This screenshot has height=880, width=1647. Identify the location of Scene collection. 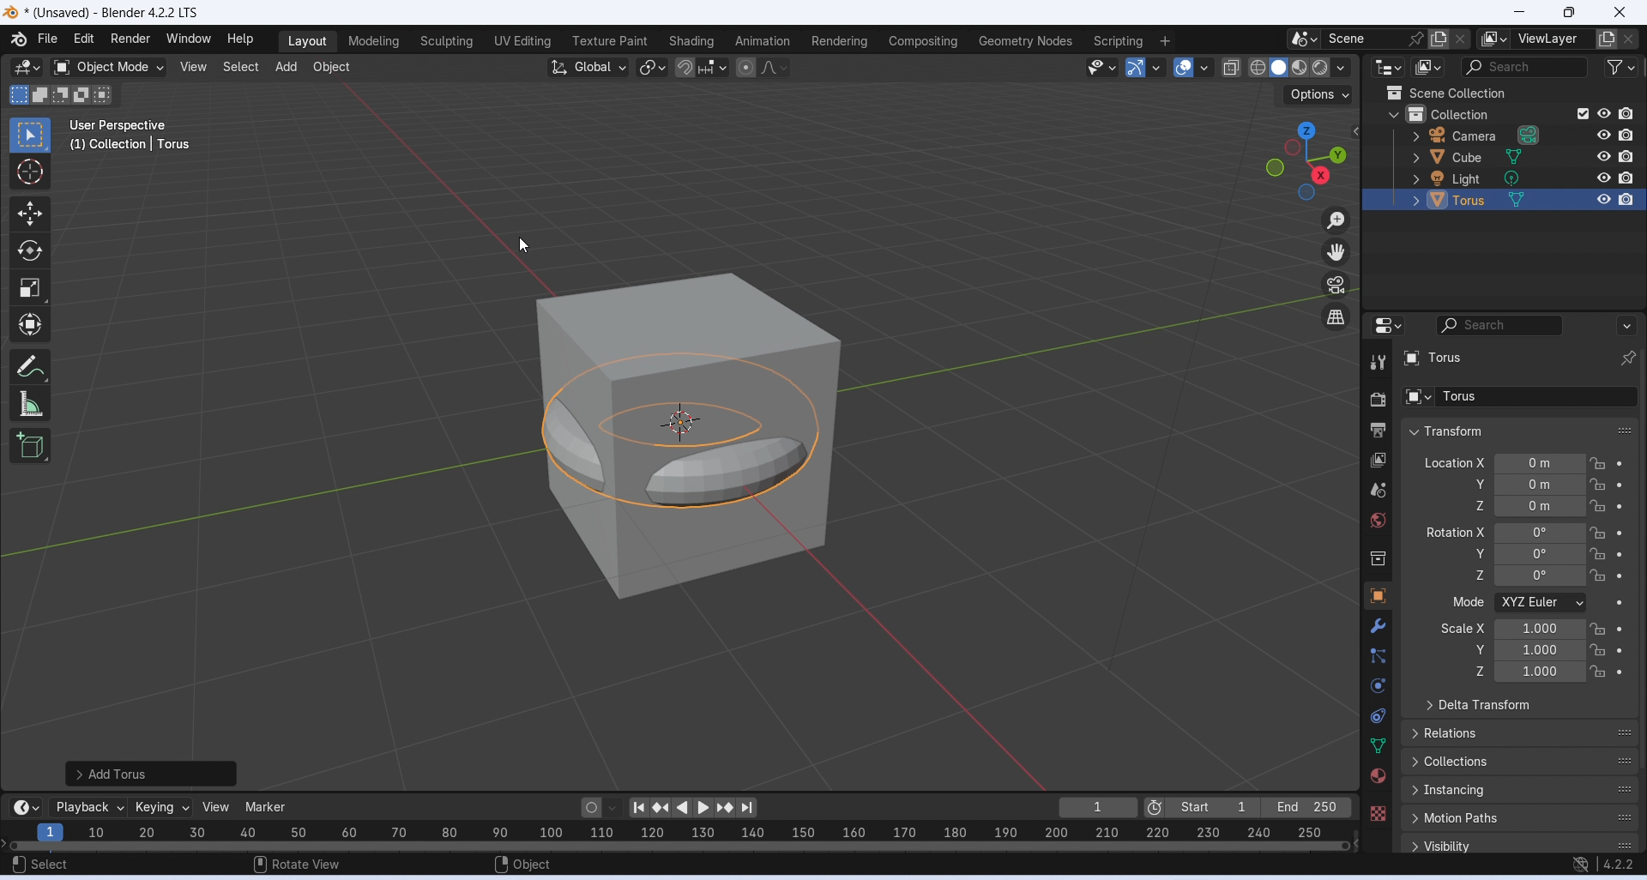
(1444, 93).